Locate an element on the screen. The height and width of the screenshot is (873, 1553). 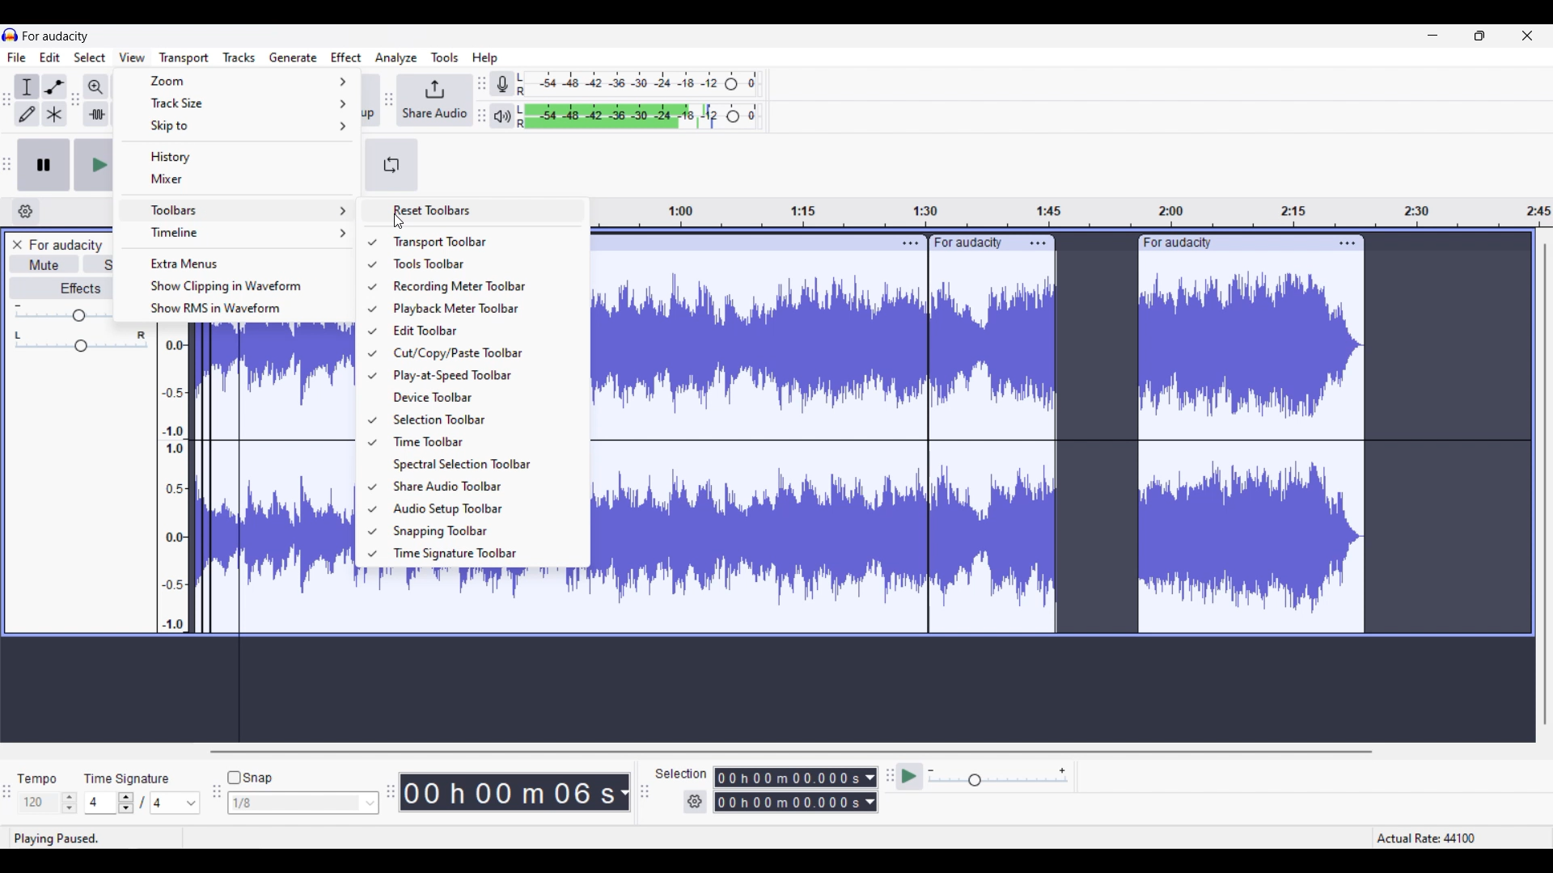
track options is located at coordinates (1039, 242).